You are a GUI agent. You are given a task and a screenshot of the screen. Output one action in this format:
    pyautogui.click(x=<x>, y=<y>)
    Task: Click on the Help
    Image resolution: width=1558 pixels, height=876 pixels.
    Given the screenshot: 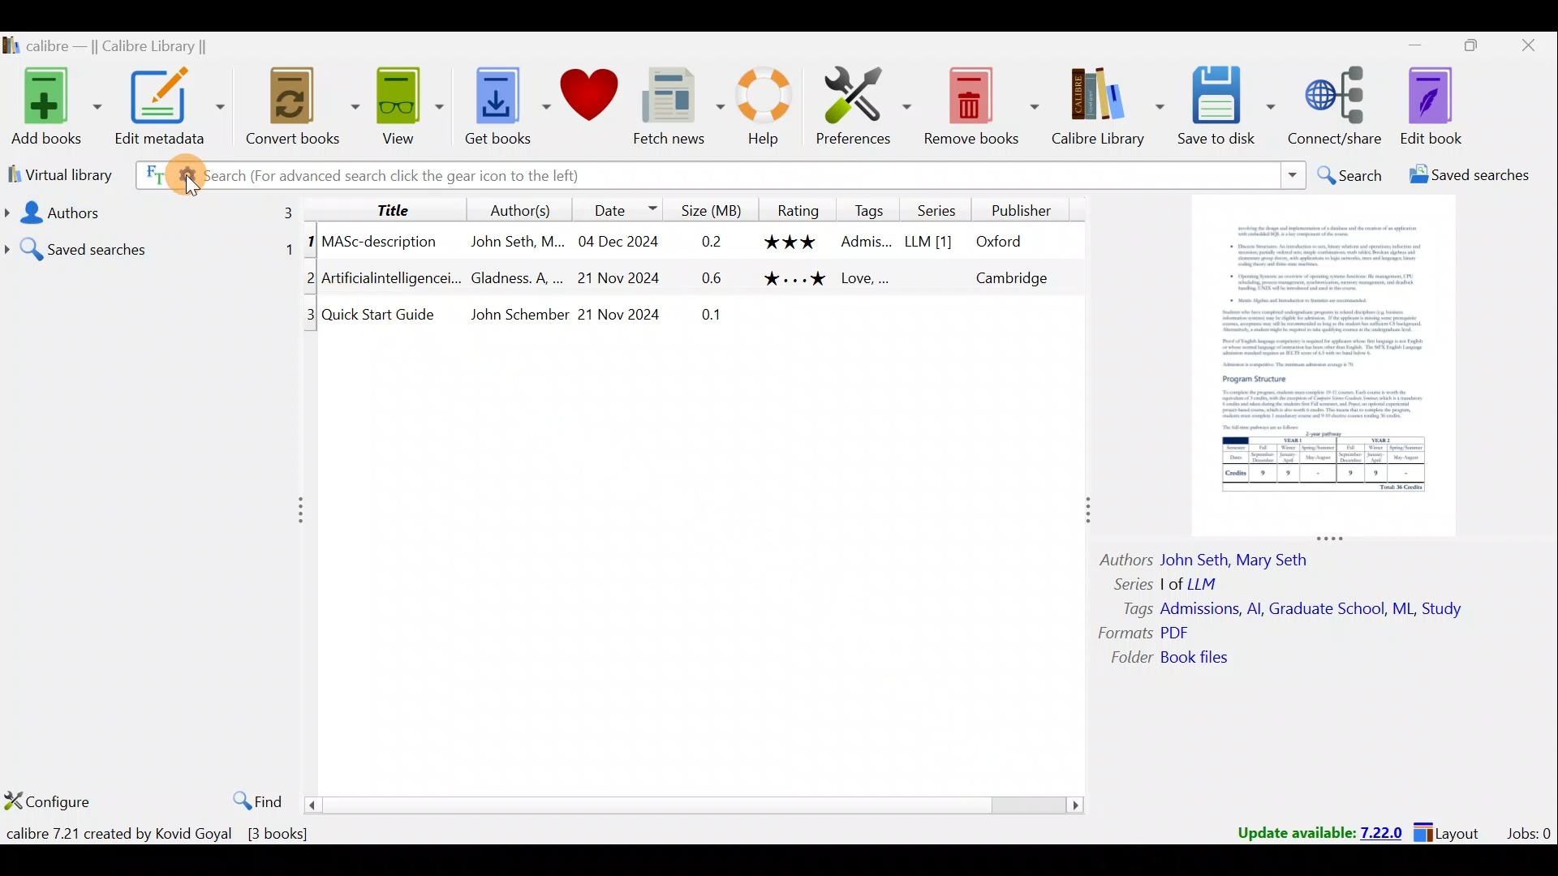 What is the action you would take?
    pyautogui.click(x=771, y=109)
    